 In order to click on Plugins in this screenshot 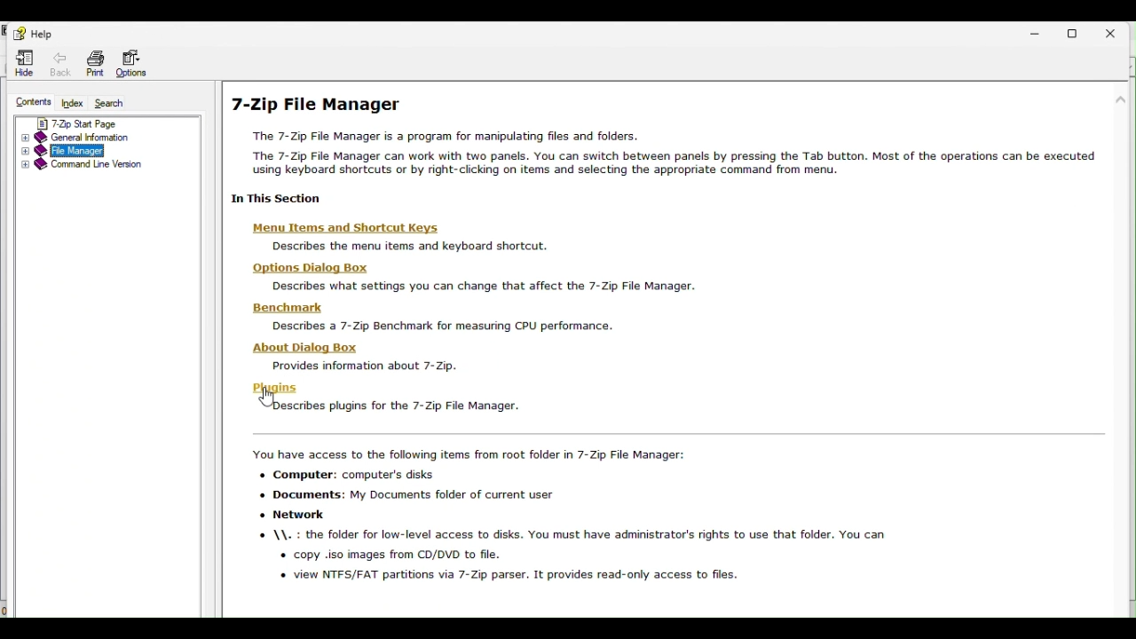, I will do `click(275, 388)`.